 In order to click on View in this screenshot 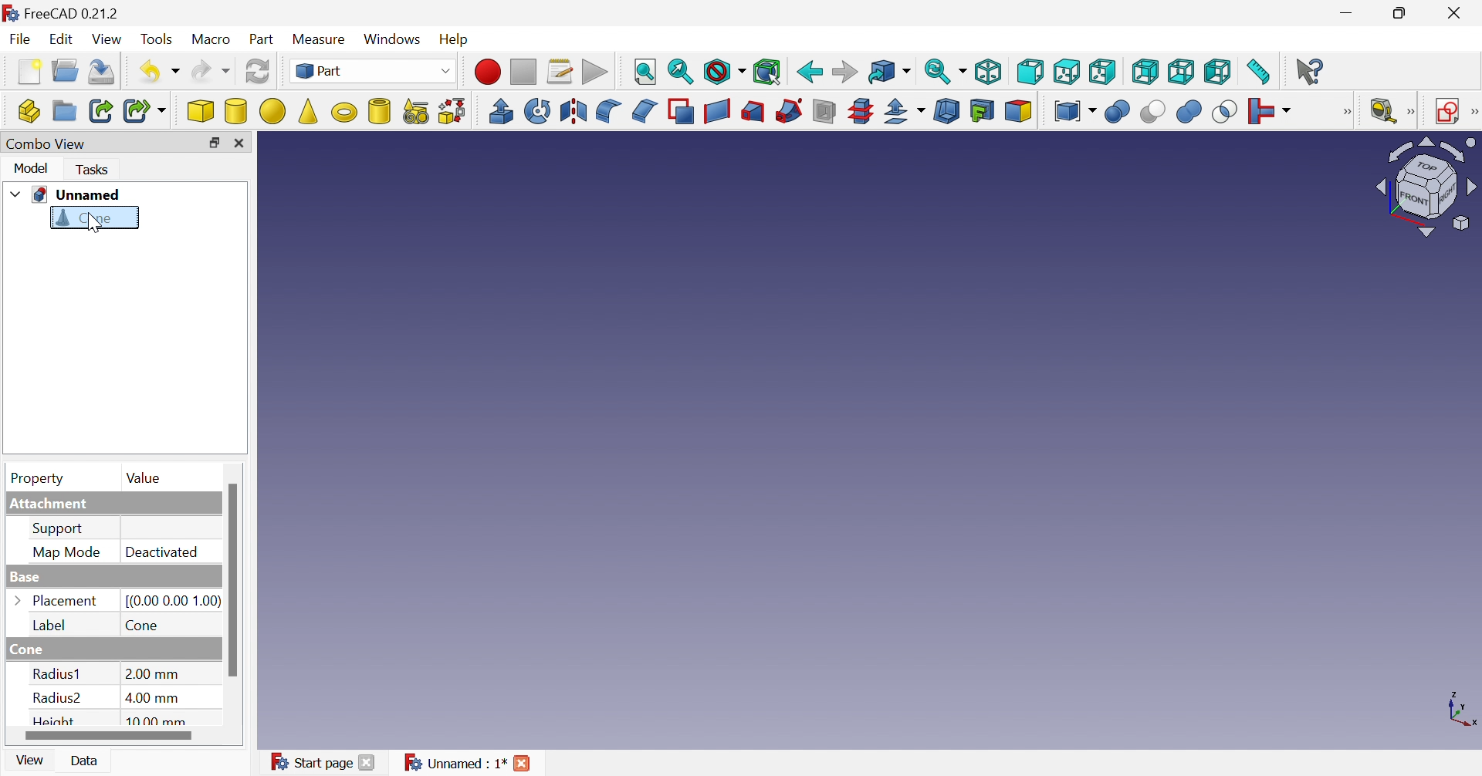, I will do `click(110, 39)`.